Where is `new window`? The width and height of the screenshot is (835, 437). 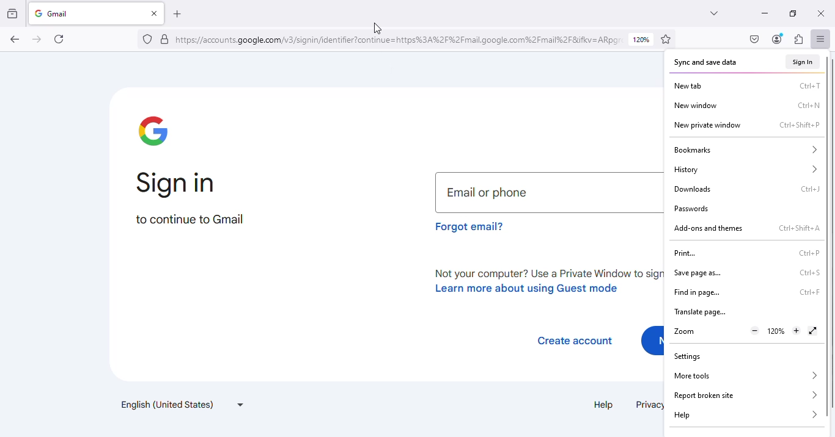
new window is located at coordinates (697, 105).